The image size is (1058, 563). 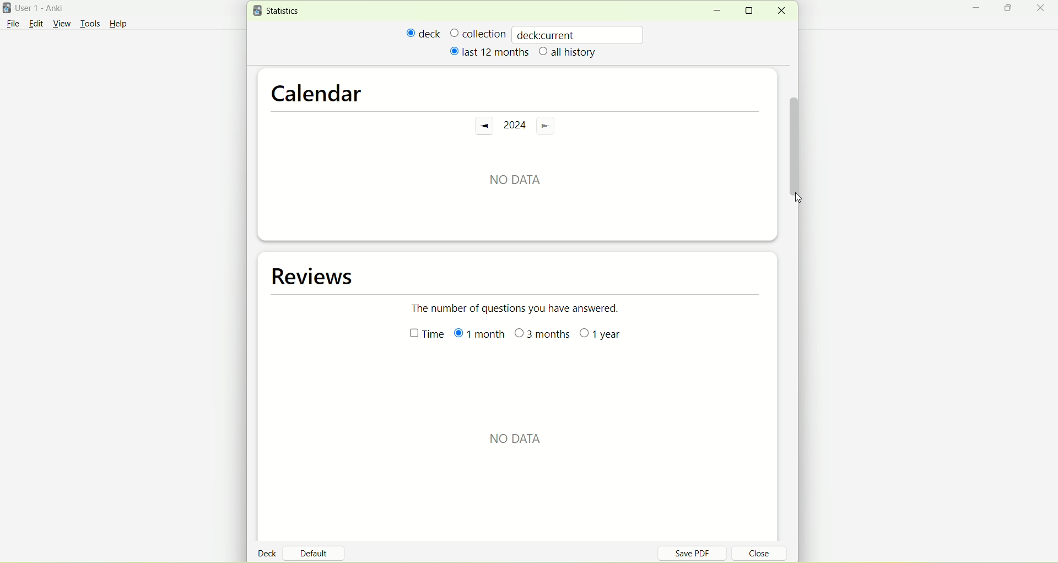 What do you see at coordinates (979, 9) in the screenshot?
I see `minimize` at bounding box center [979, 9].